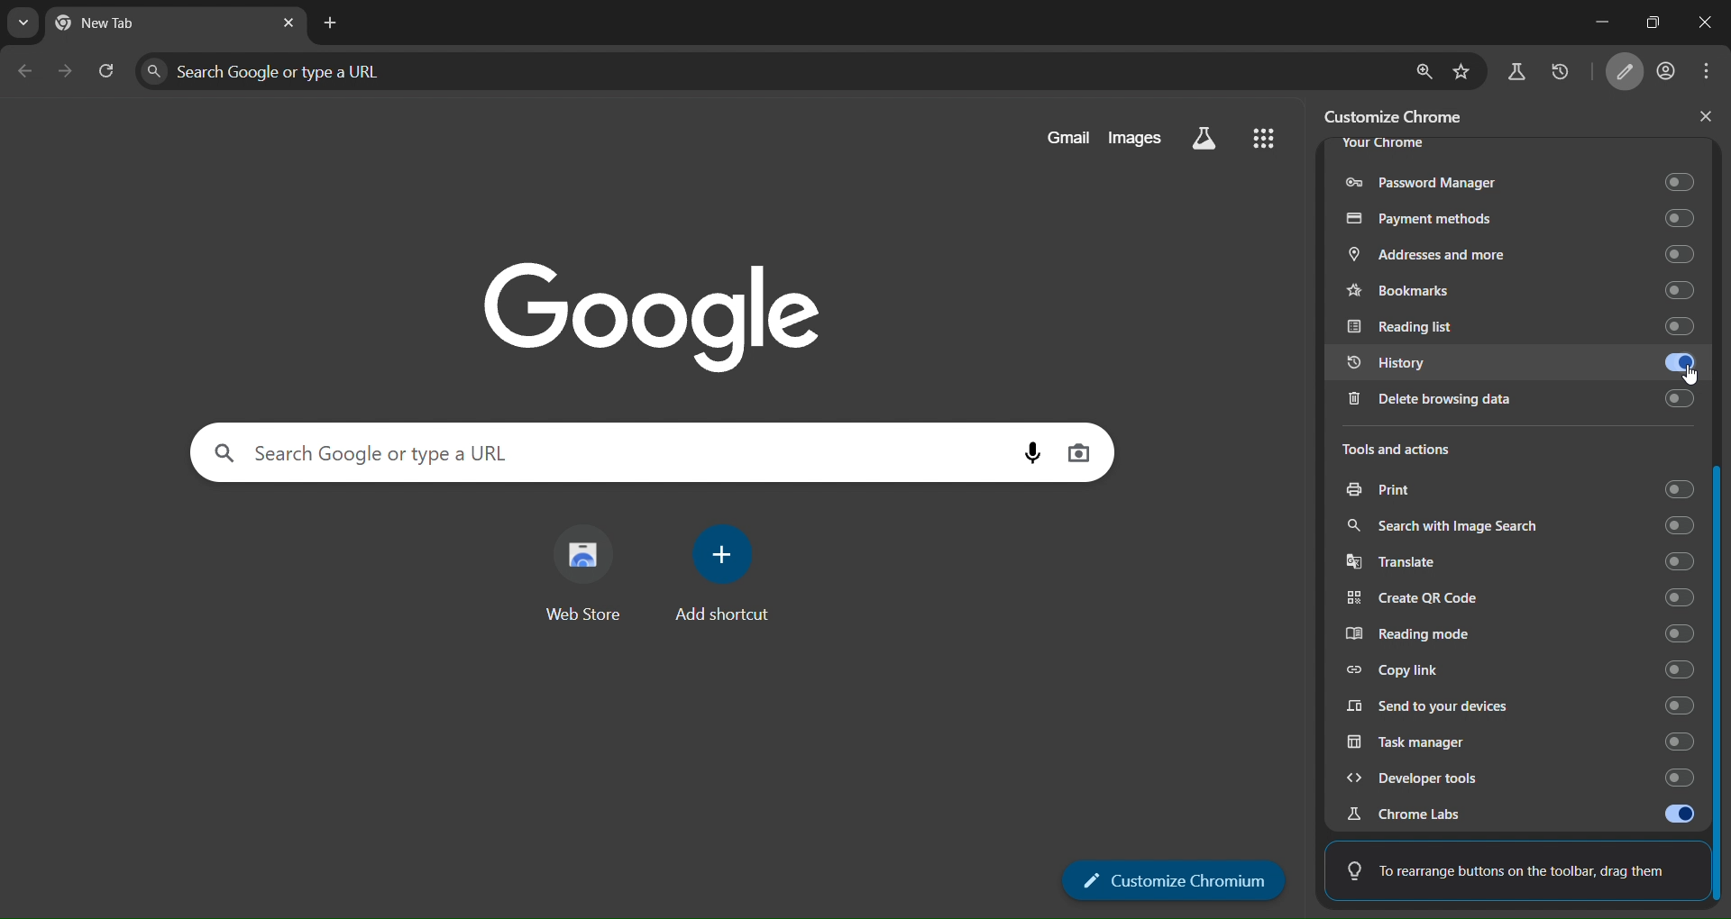 The height and width of the screenshot is (919, 1731). What do you see at coordinates (604, 451) in the screenshot?
I see `Search google or type a URL` at bounding box center [604, 451].